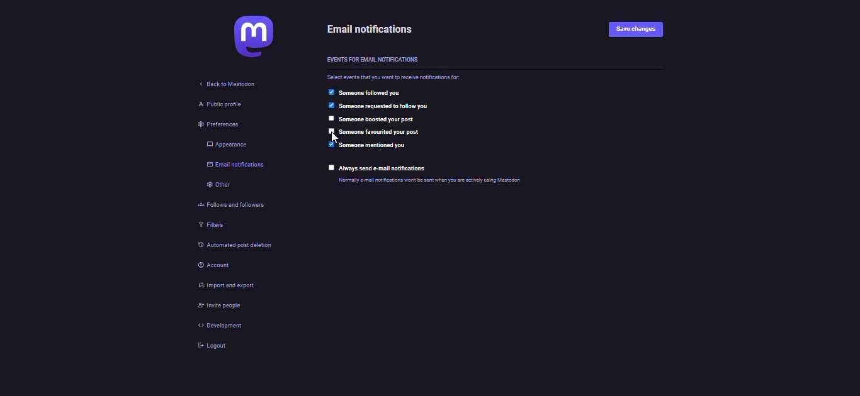  Describe the element at coordinates (373, 30) in the screenshot. I see `email notifications` at that location.